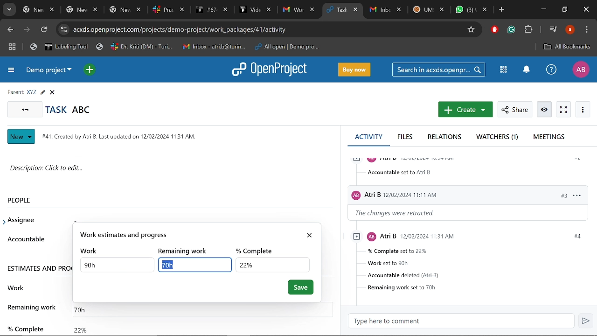 The image size is (597, 336). Describe the element at coordinates (26, 239) in the screenshot. I see `accountable` at that location.